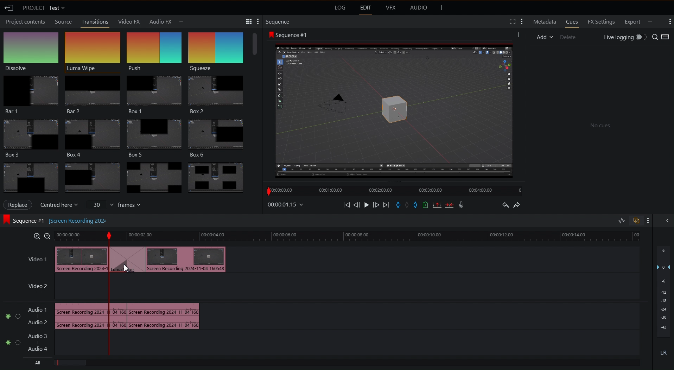  Describe the element at coordinates (628, 221) in the screenshot. I see `Toggles` at that location.